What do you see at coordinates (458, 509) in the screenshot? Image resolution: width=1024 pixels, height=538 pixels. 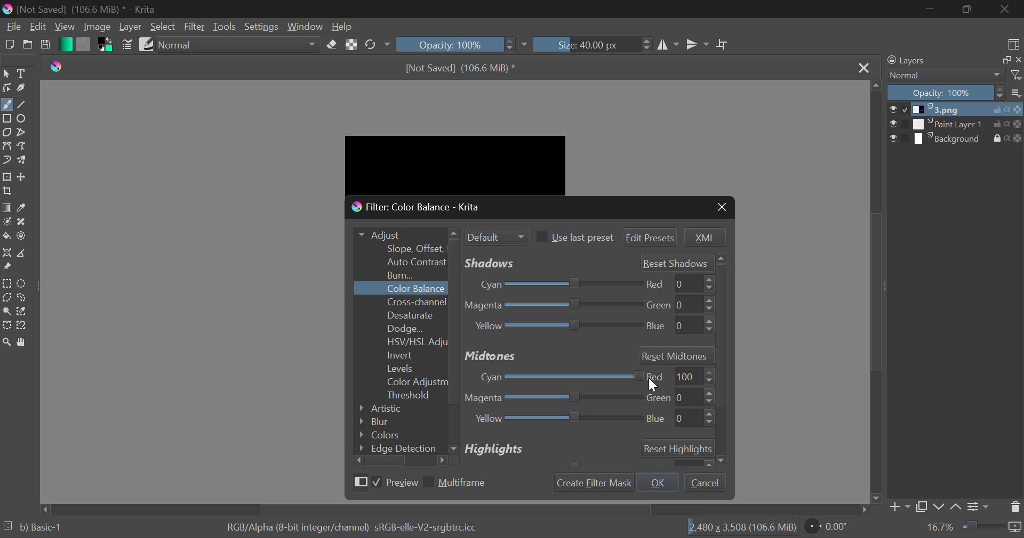 I see `Scroll Bar` at bounding box center [458, 509].